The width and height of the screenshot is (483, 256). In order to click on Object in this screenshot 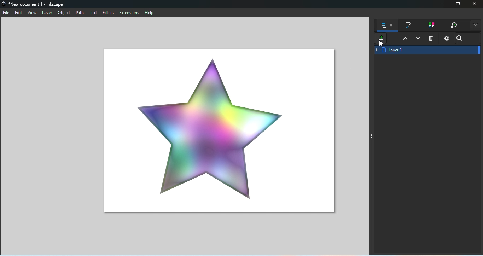, I will do `click(65, 13)`.